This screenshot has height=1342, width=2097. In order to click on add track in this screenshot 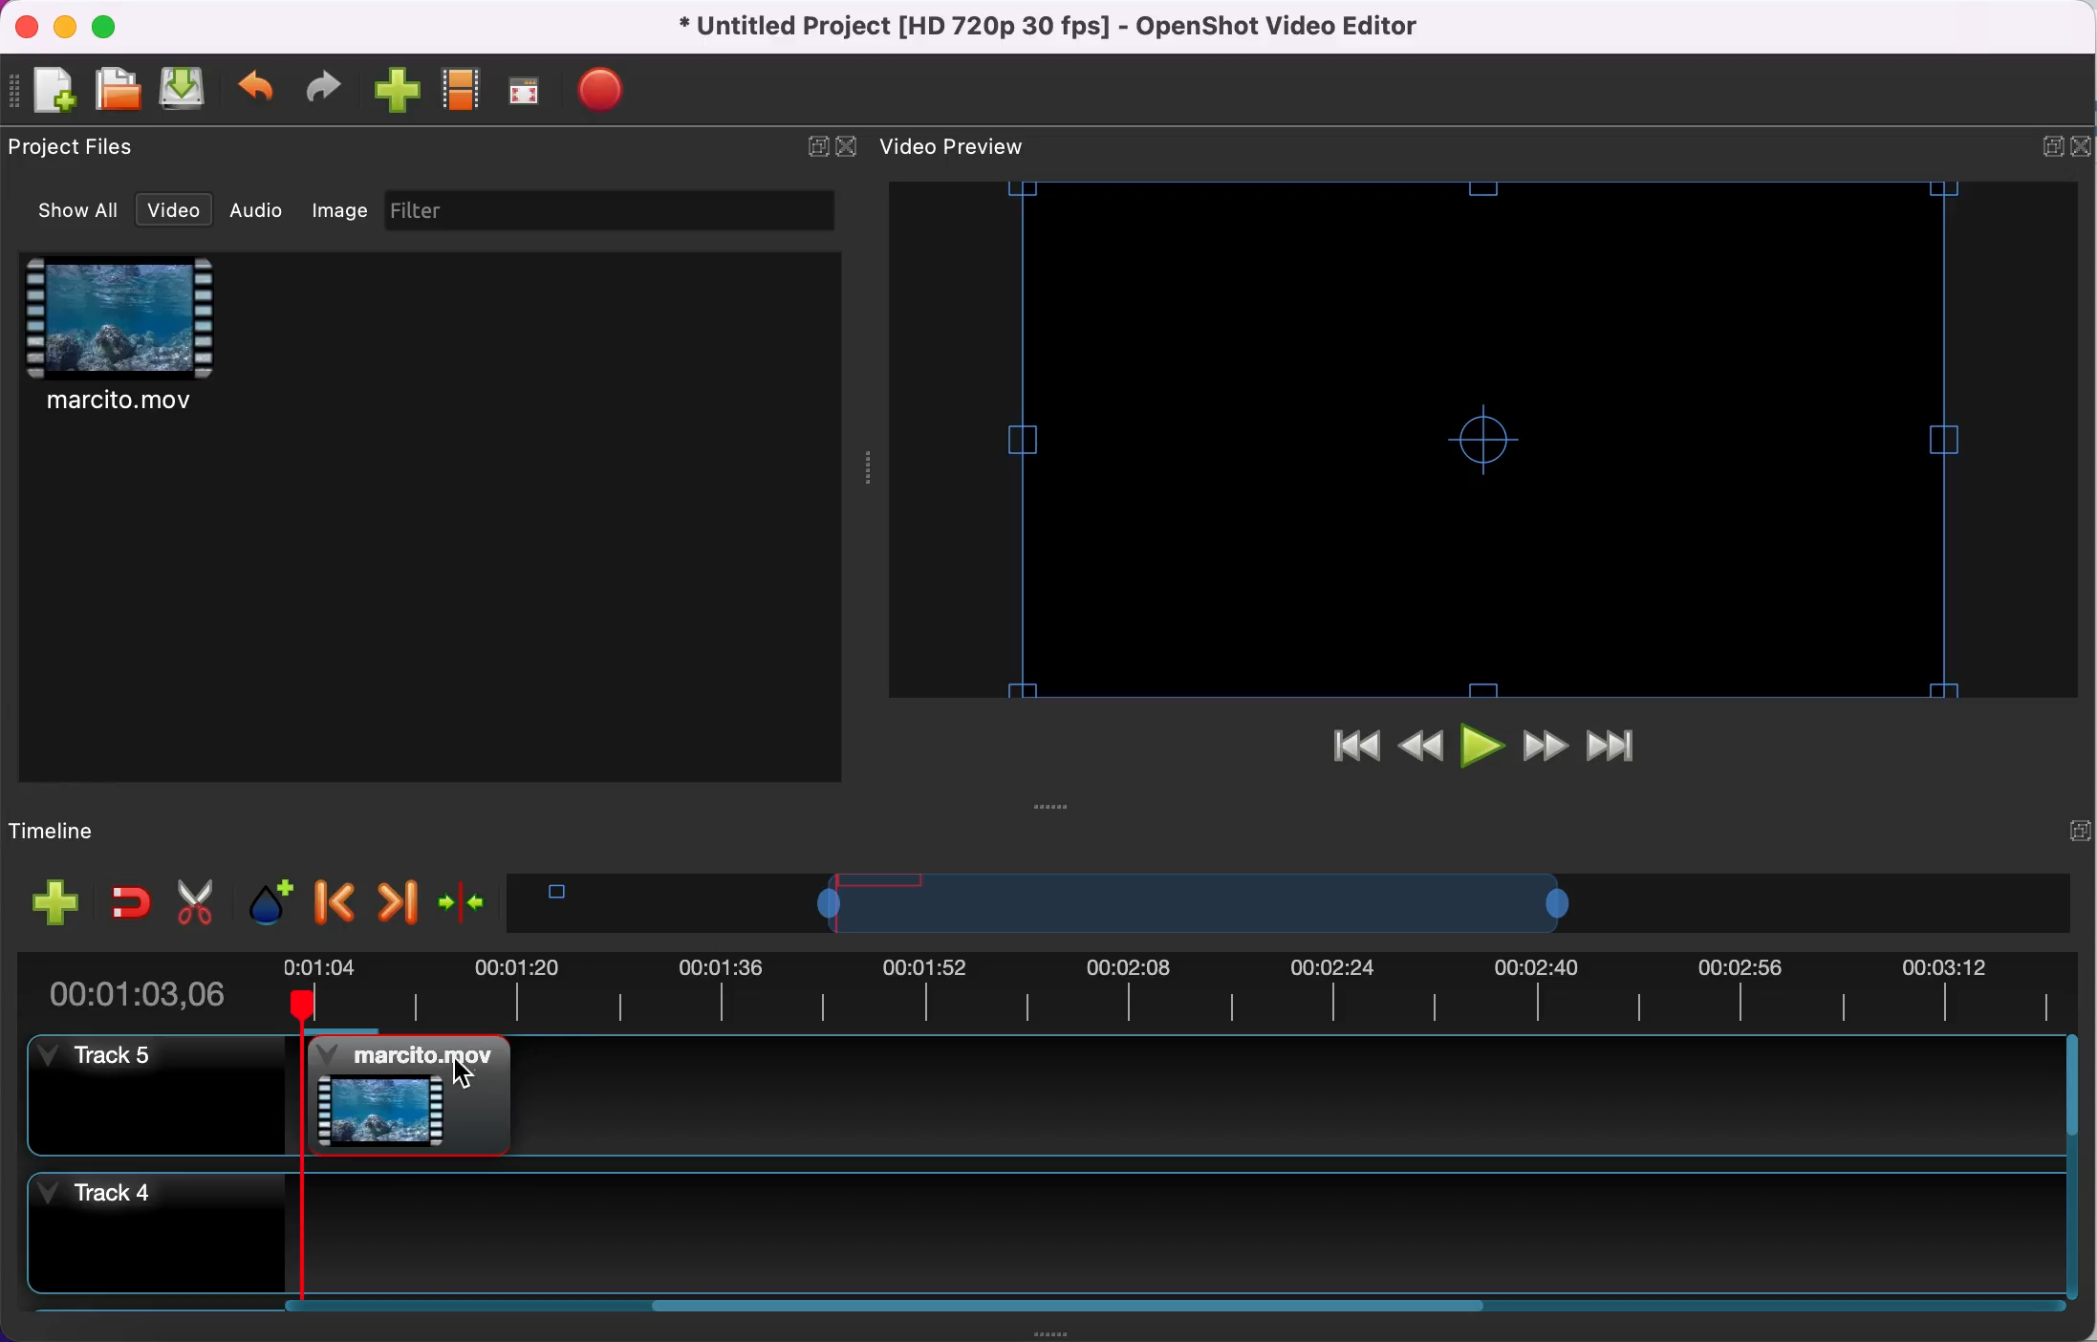, I will do `click(54, 902)`.